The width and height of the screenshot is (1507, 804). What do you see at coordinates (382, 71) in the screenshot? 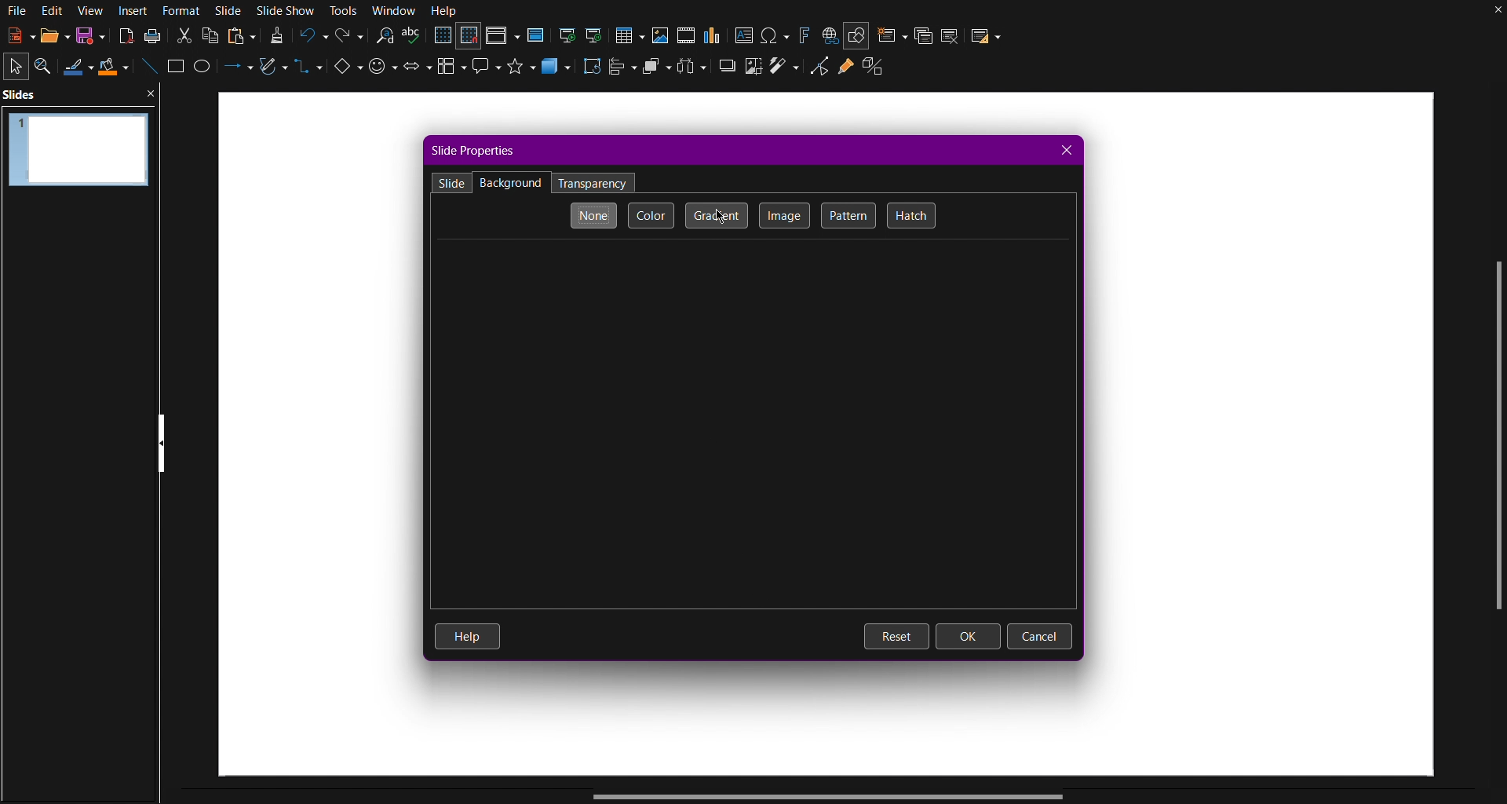
I see `Symbol Shapes` at bounding box center [382, 71].